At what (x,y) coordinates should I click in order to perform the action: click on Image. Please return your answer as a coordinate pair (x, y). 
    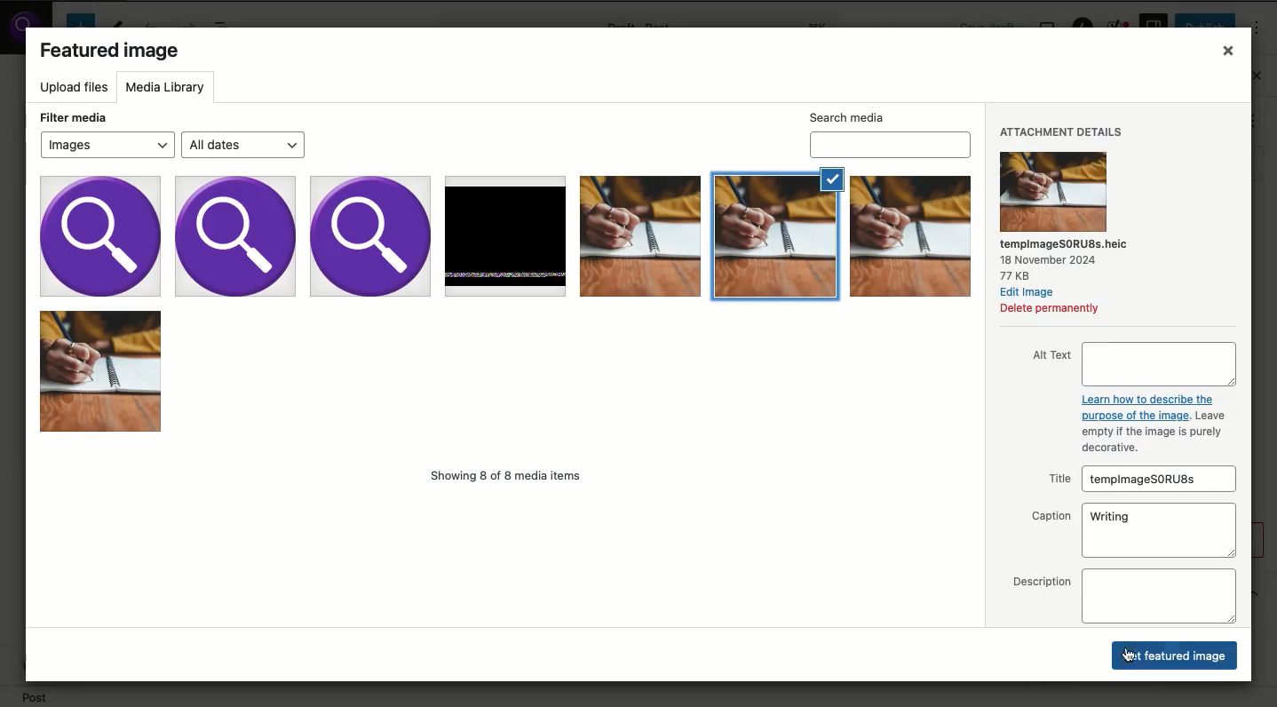
    Looking at the image, I should click on (370, 236).